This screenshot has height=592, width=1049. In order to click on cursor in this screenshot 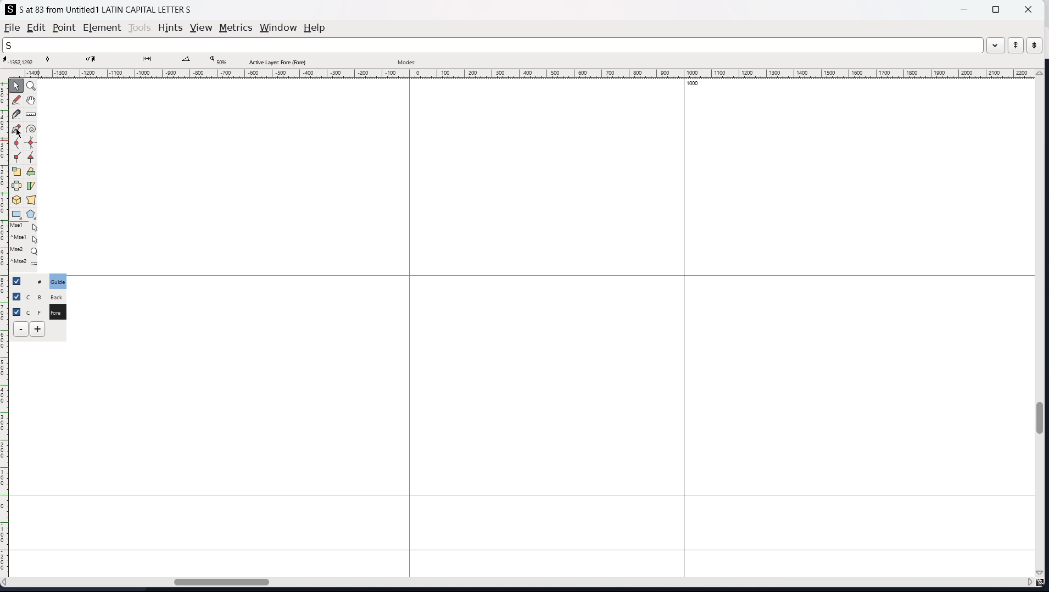, I will do `click(21, 133)`.